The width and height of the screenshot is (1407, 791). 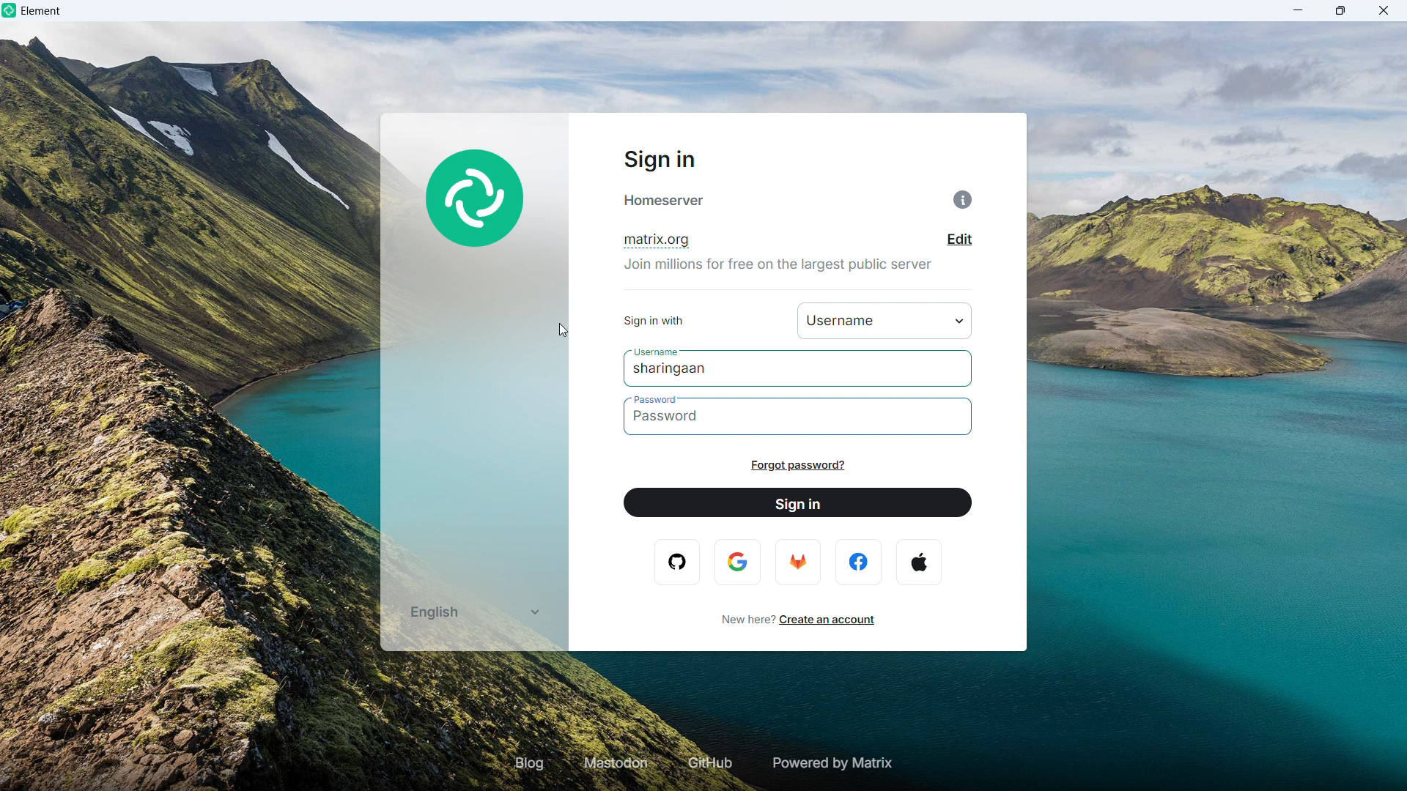 I want to click on username, so click(x=652, y=350).